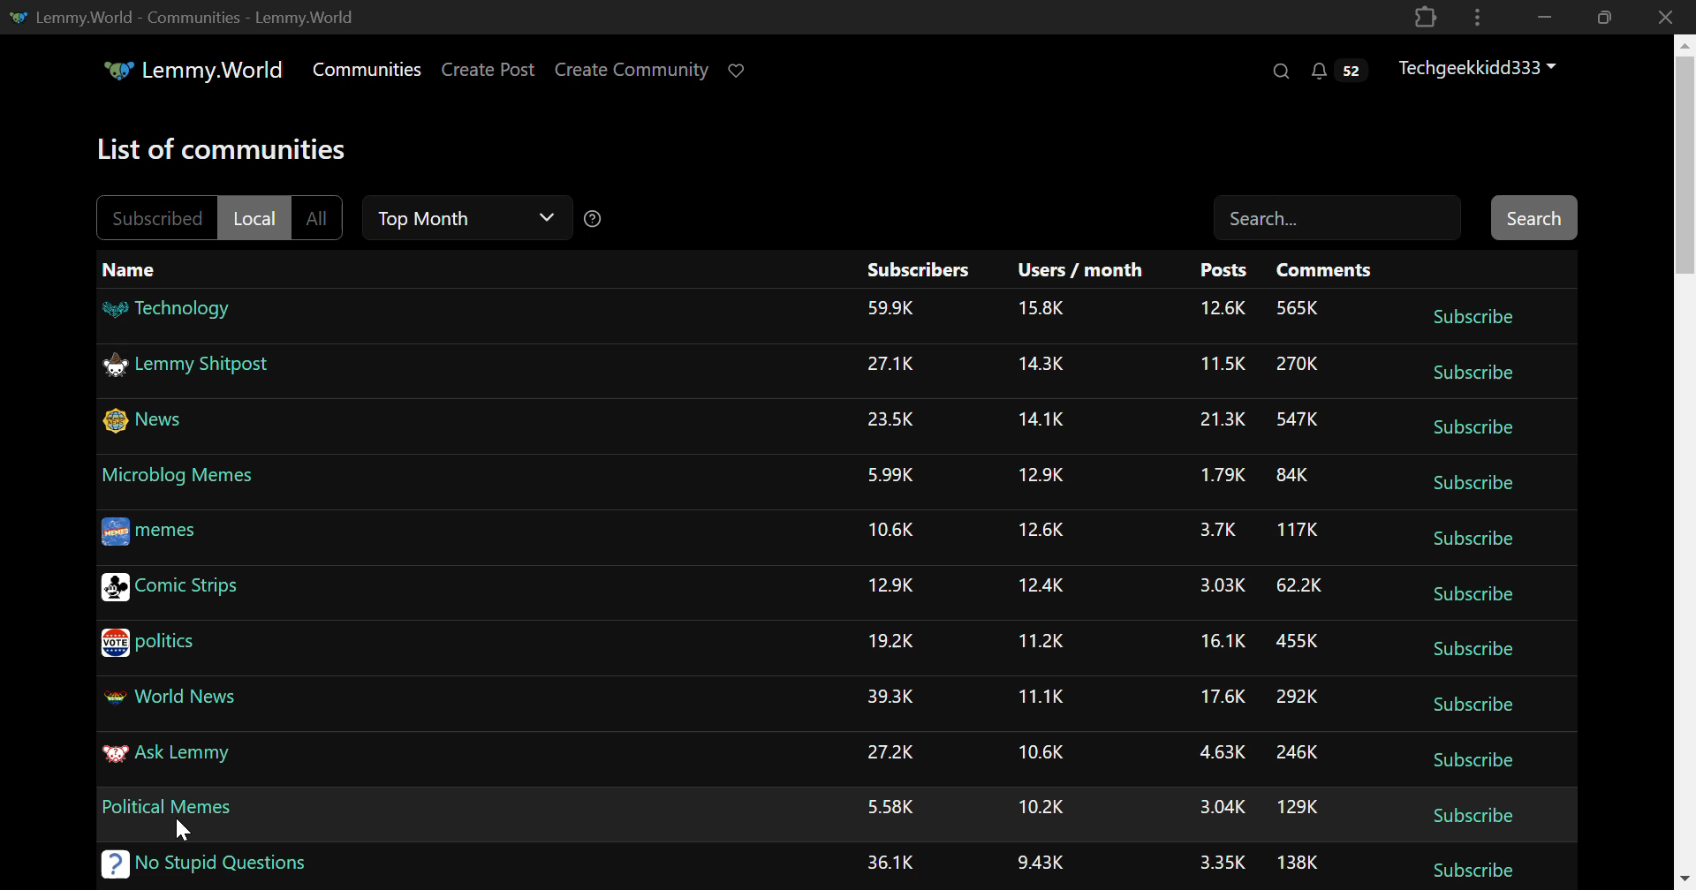  Describe the element at coordinates (254, 215) in the screenshot. I see `Local Community Filter Selected` at that location.